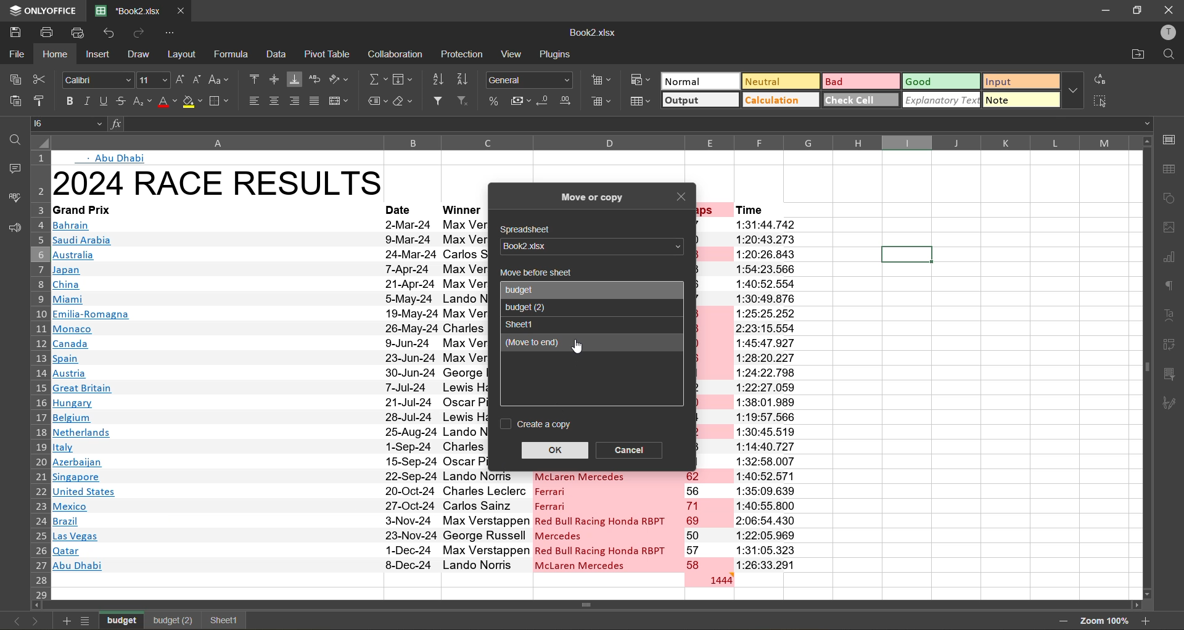 The width and height of the screenshot is (1184, 630). Describe the element at coordinates (51, 33) in the screenshot. I see `print` at that location.